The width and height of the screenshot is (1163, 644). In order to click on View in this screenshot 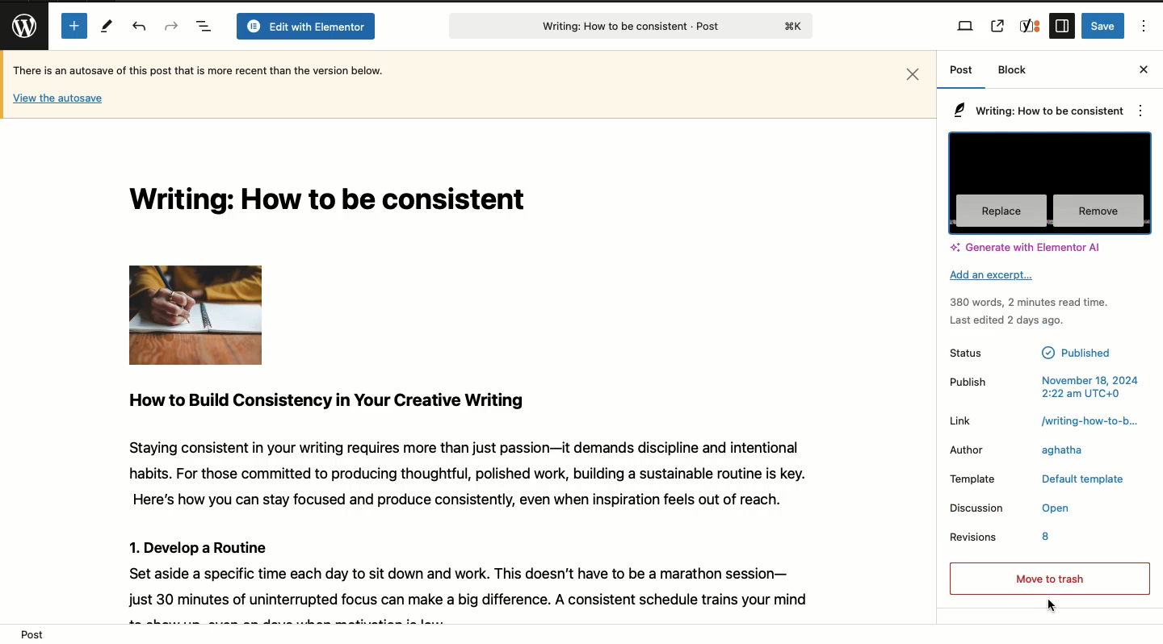, I will do `click(967, 26)`.